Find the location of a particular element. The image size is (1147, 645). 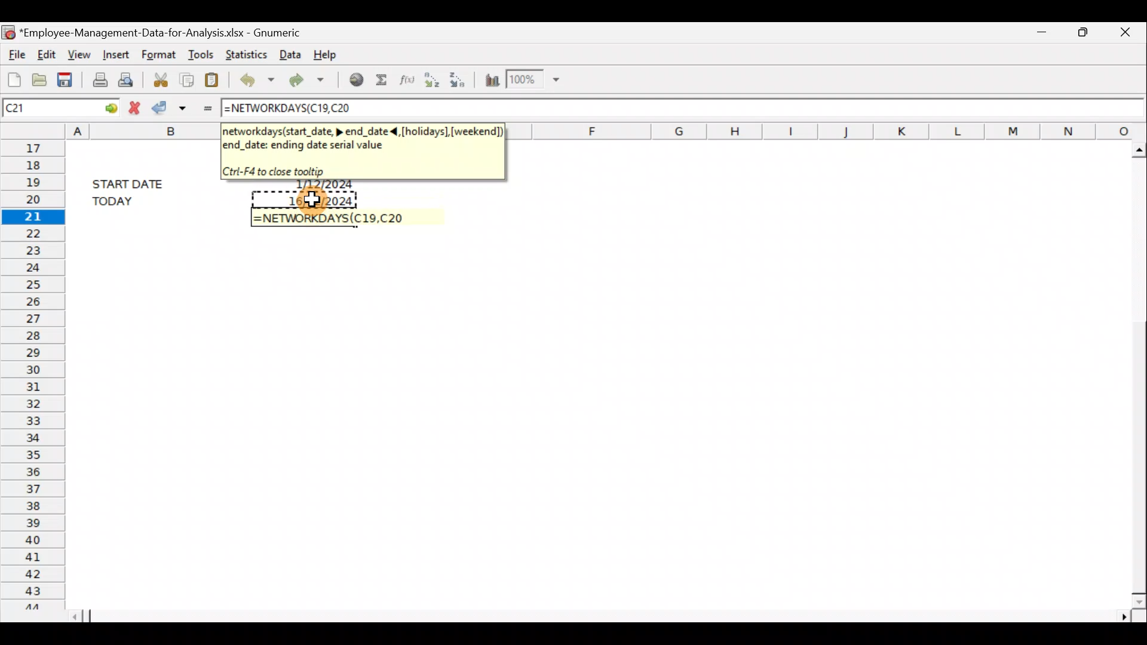

Sort in descending order is located at coordinates (460, 79).